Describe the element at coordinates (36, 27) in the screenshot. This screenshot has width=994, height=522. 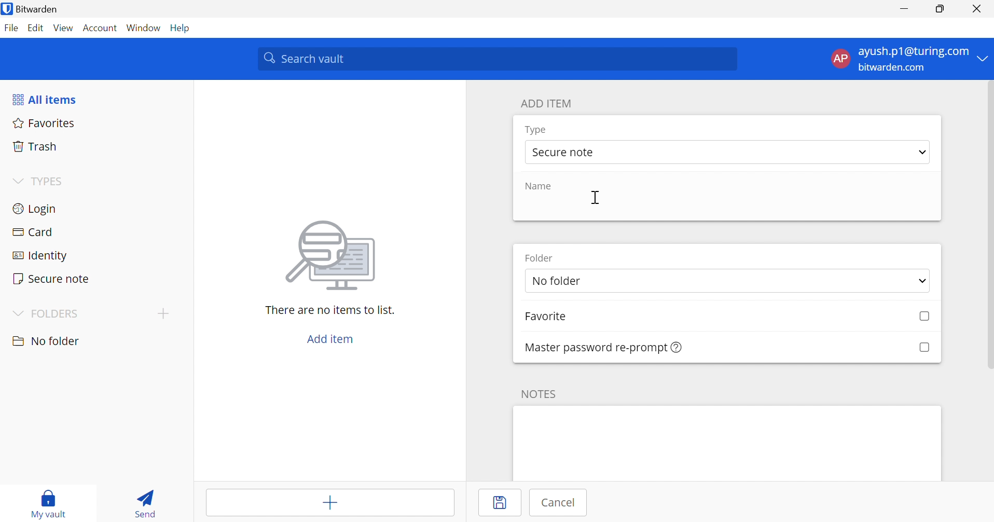
I see `Edit` at that location.